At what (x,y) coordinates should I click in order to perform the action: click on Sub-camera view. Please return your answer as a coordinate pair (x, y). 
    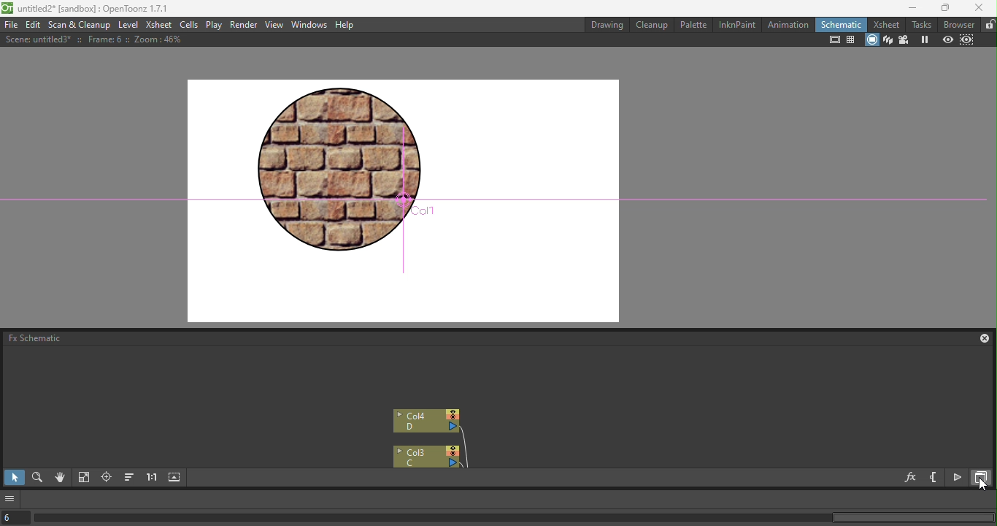
    Looking at the image, I should click on (969, 40).